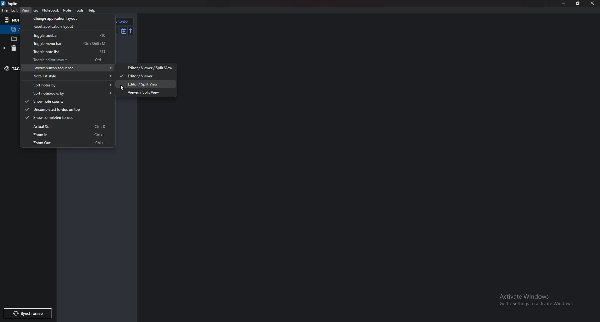  I want to click on toggle menu bar, so click(66, 43).